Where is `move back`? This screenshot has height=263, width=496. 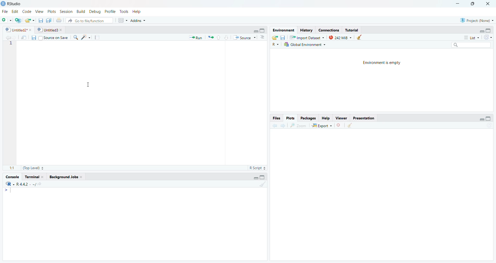 move back is located at coordinates (8, 37).